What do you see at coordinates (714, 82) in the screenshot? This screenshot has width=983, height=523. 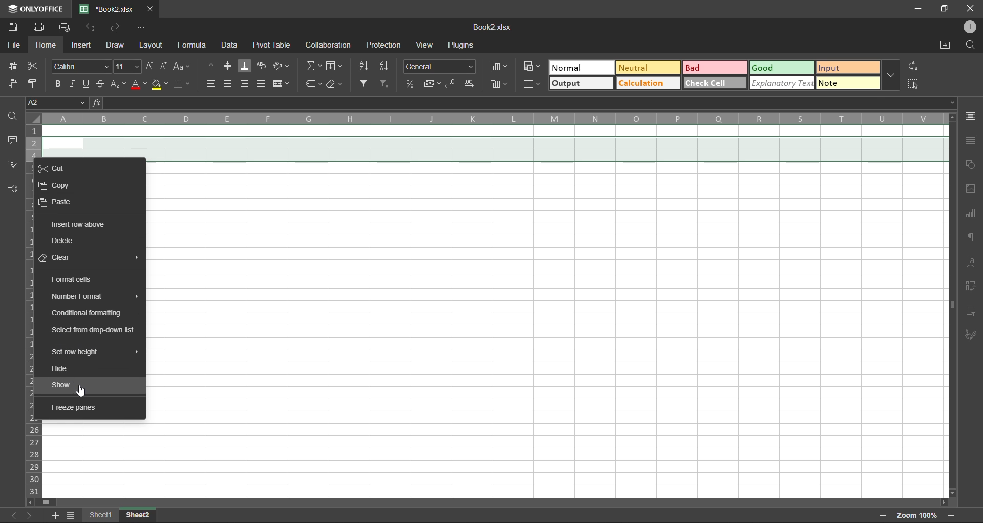 I see `check cell` at bounding box center [714, 82].